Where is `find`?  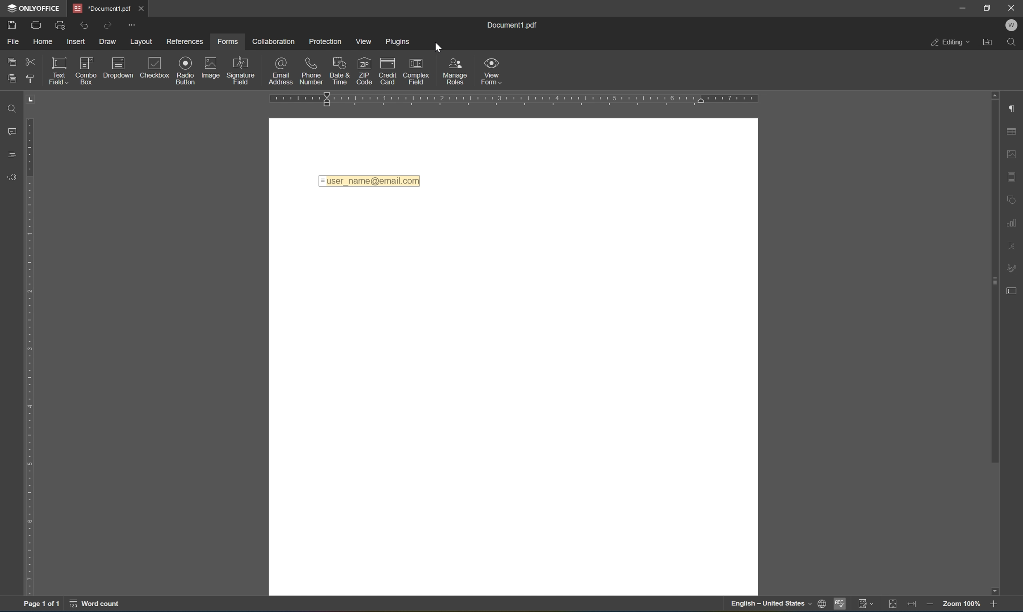 find is located at coordinates (12, 109).